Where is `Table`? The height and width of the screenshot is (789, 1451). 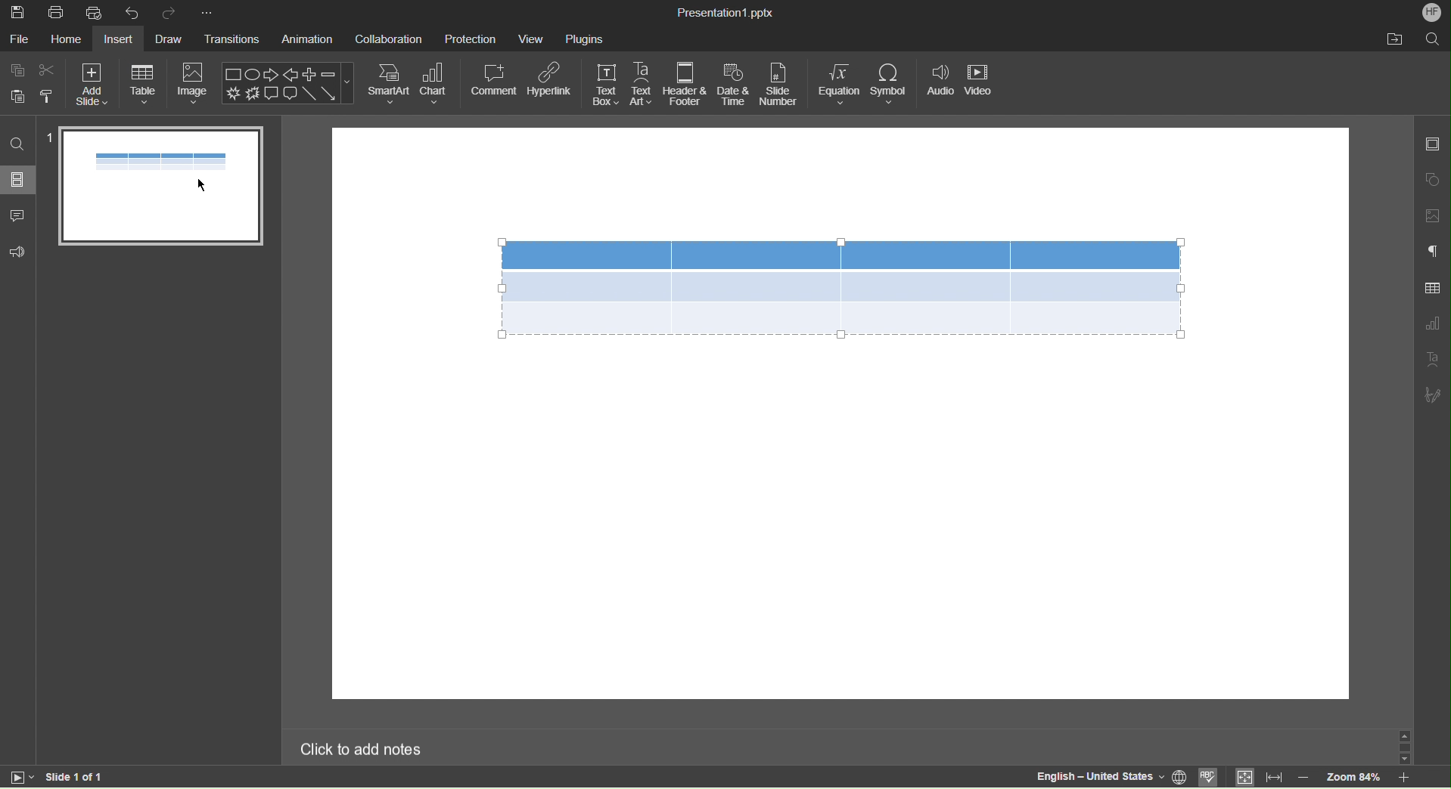
Table is located at coordinates (144, 83).